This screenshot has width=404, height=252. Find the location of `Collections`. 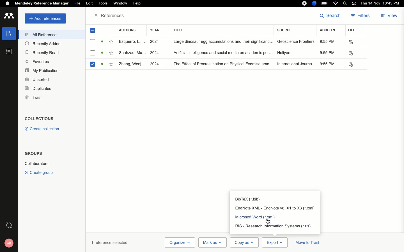

Collections is located at coordinates (39, 119).